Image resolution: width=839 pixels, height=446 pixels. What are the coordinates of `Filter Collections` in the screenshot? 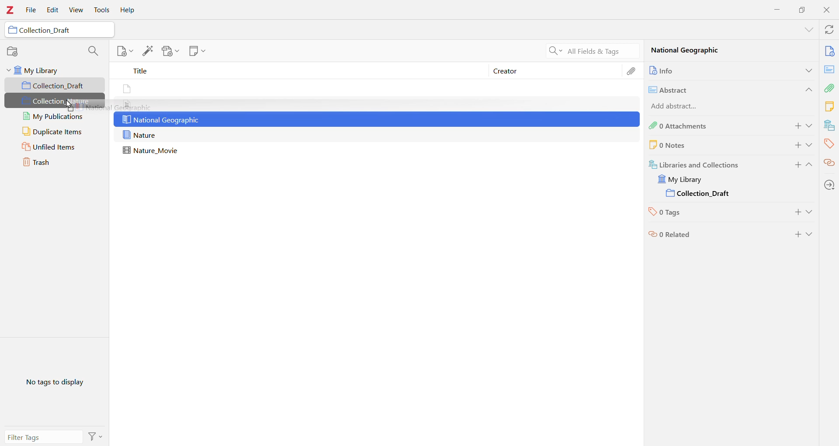 It's located at (93, 50).